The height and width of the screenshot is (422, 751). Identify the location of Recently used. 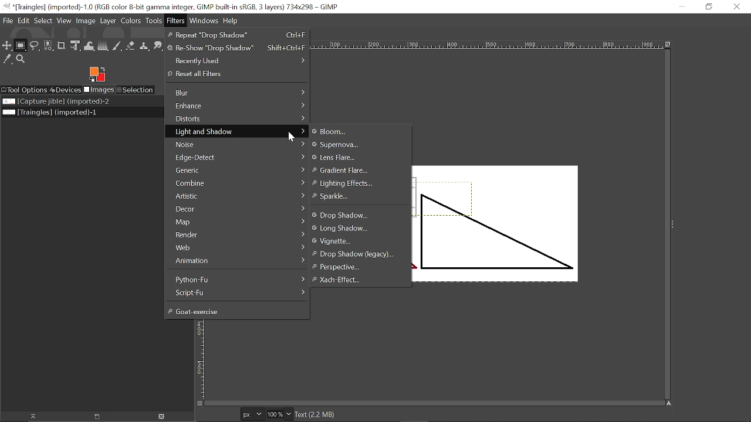
(216, 63).